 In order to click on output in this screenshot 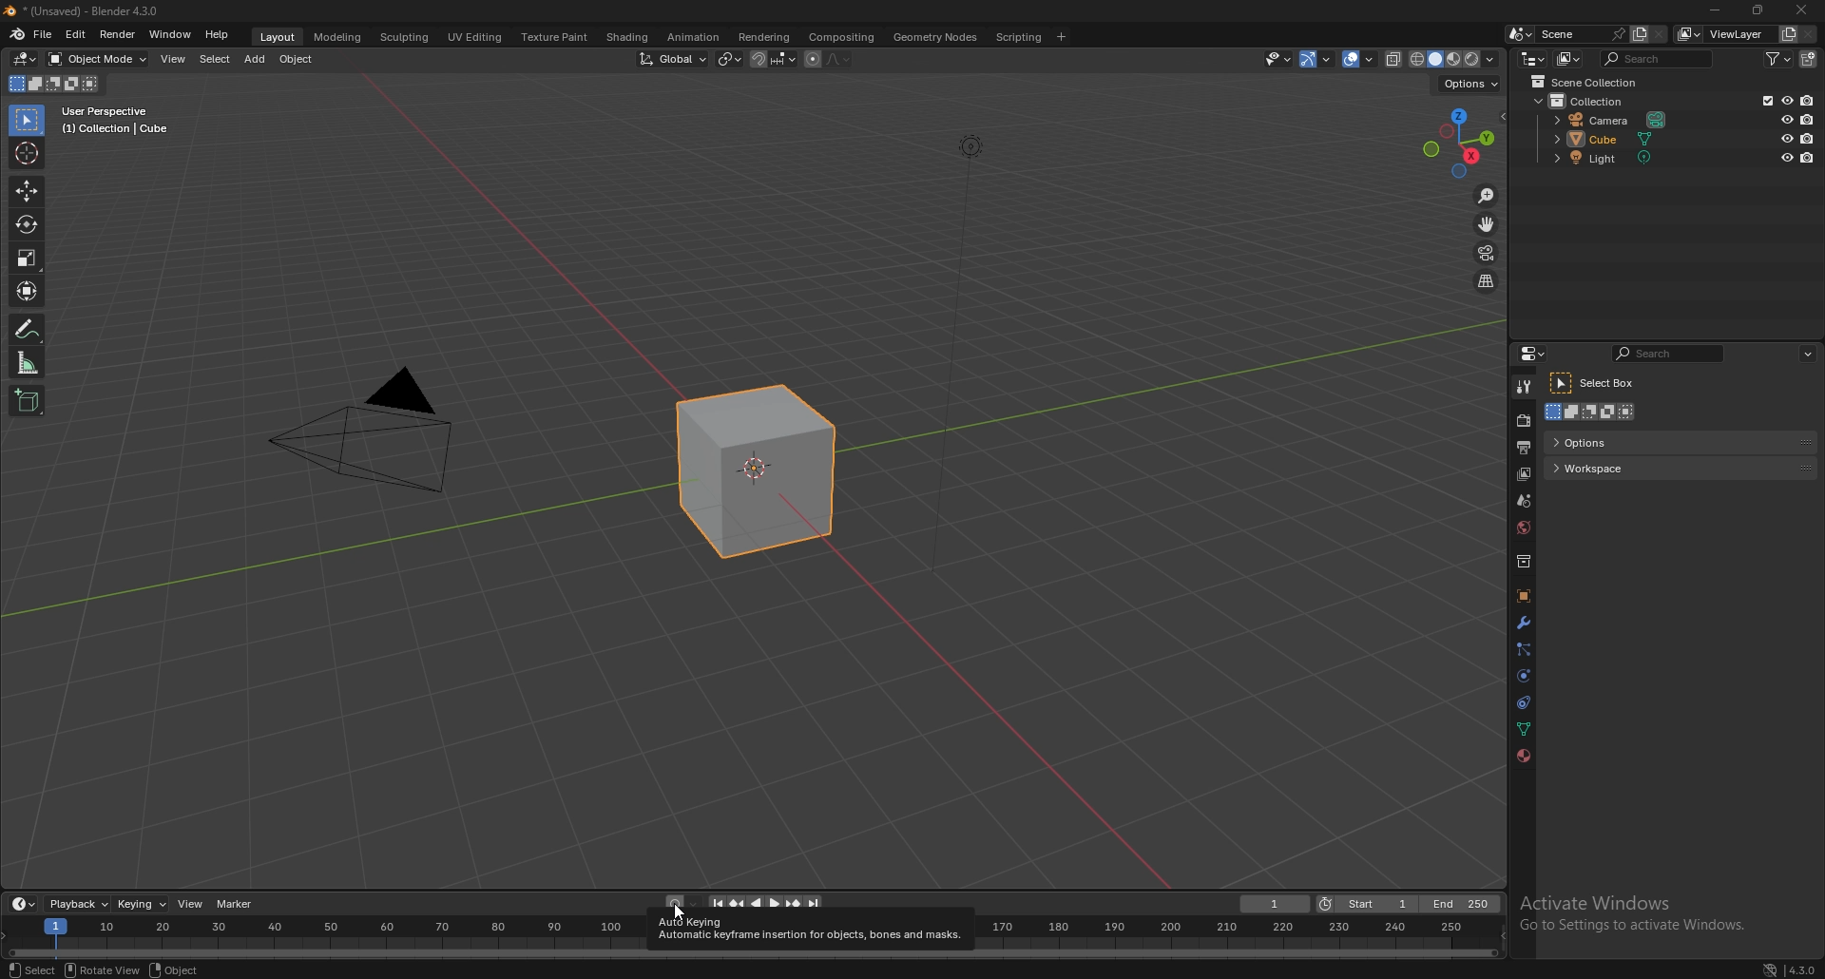, I will do `click(1523, 447)`.